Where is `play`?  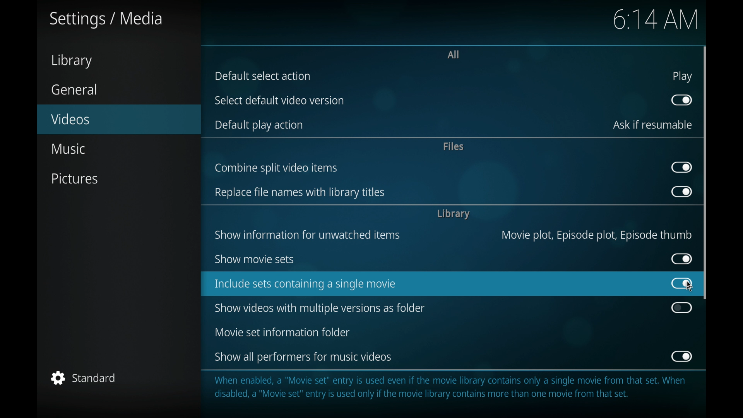
play is located at coordinates (682, 77).